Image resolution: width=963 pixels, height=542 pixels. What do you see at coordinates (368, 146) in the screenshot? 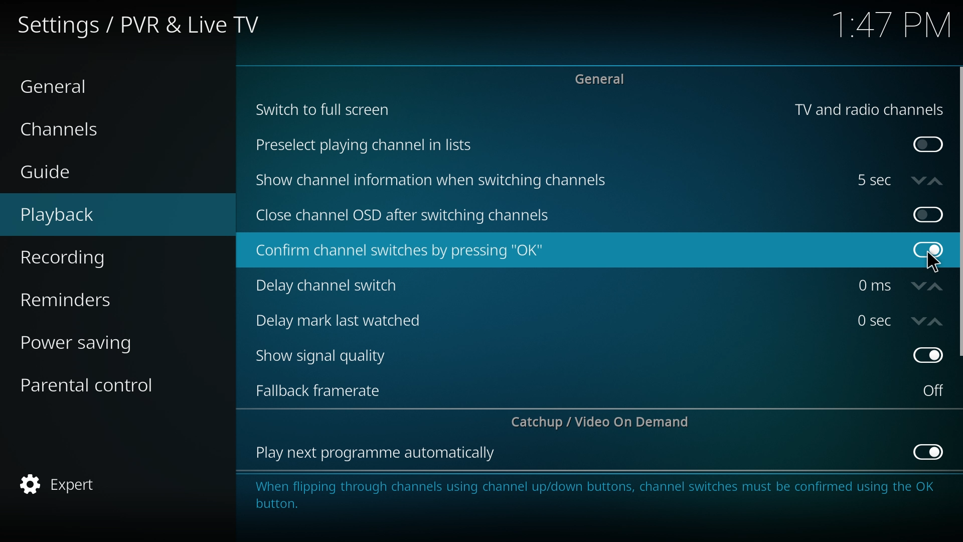
I see `preselect plating channel in lists` at bounding box center [368, 146].